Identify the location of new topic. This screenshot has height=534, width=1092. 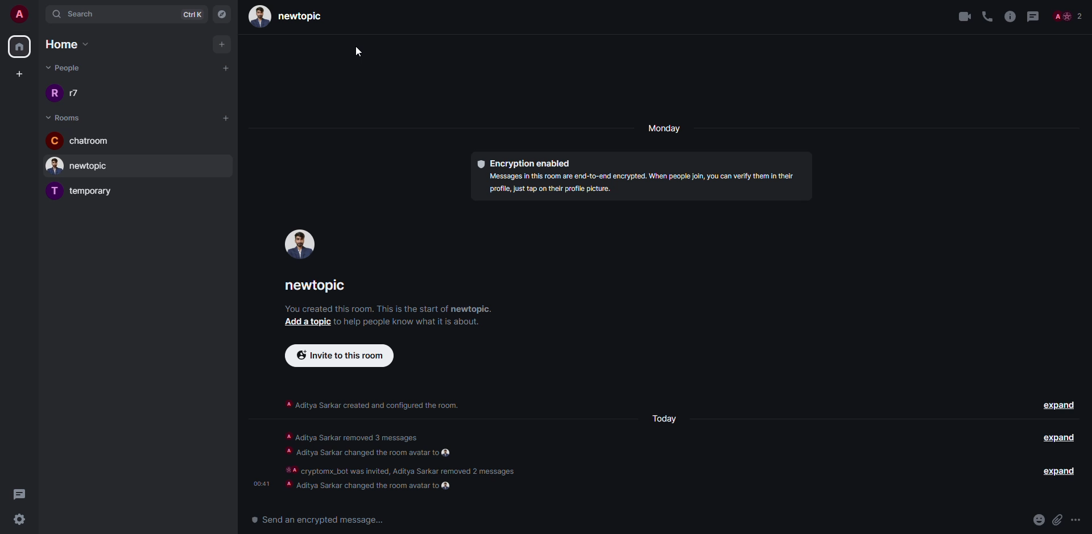
(81, 167).